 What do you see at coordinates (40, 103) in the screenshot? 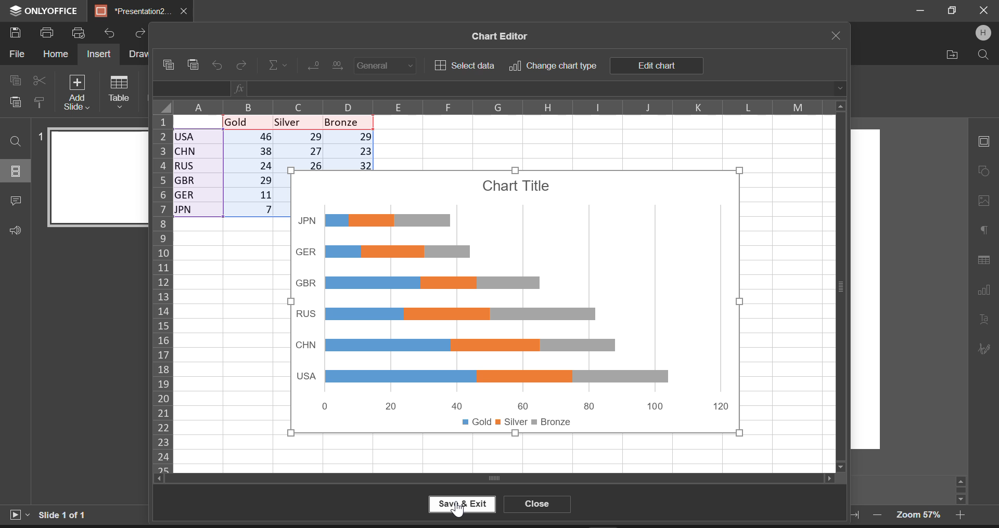
I see `Copy Style` at bounding box center [40, 103].